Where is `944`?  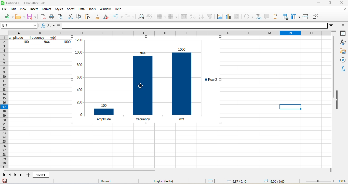
944 is located at coordinates (46, 42).